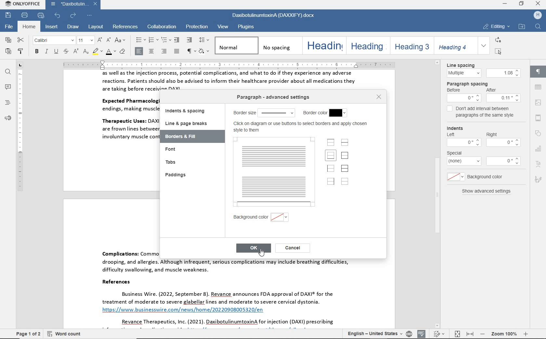 This screenshot has width=546, height=339. Describe the element at coordinates (95, 27) in the screenshot. I see `layout` at that location.